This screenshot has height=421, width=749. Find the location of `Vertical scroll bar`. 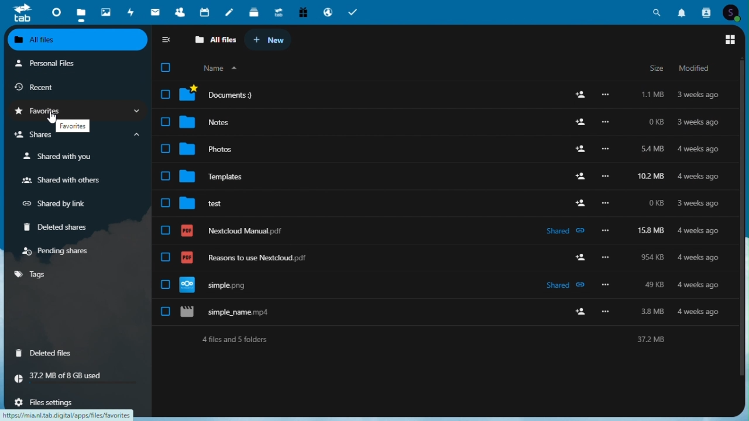

Vertical scroll bar is located at coordinates (744, 213).